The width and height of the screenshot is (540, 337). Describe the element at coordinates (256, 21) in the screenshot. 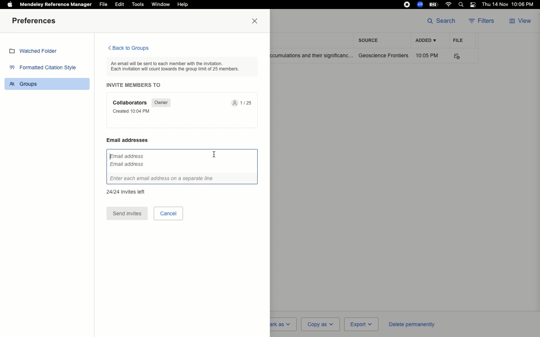

I see `Close` at that location.